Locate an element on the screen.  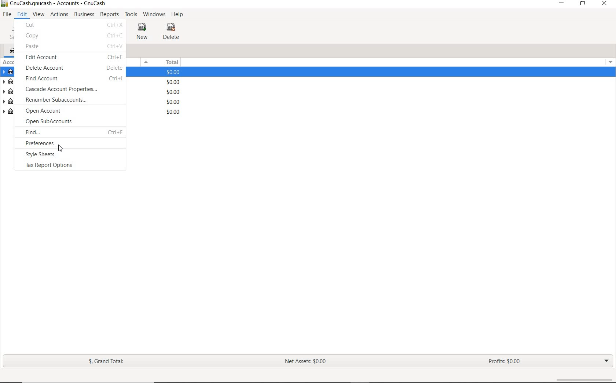
EXPENSES is located at coordinates (159, 102).